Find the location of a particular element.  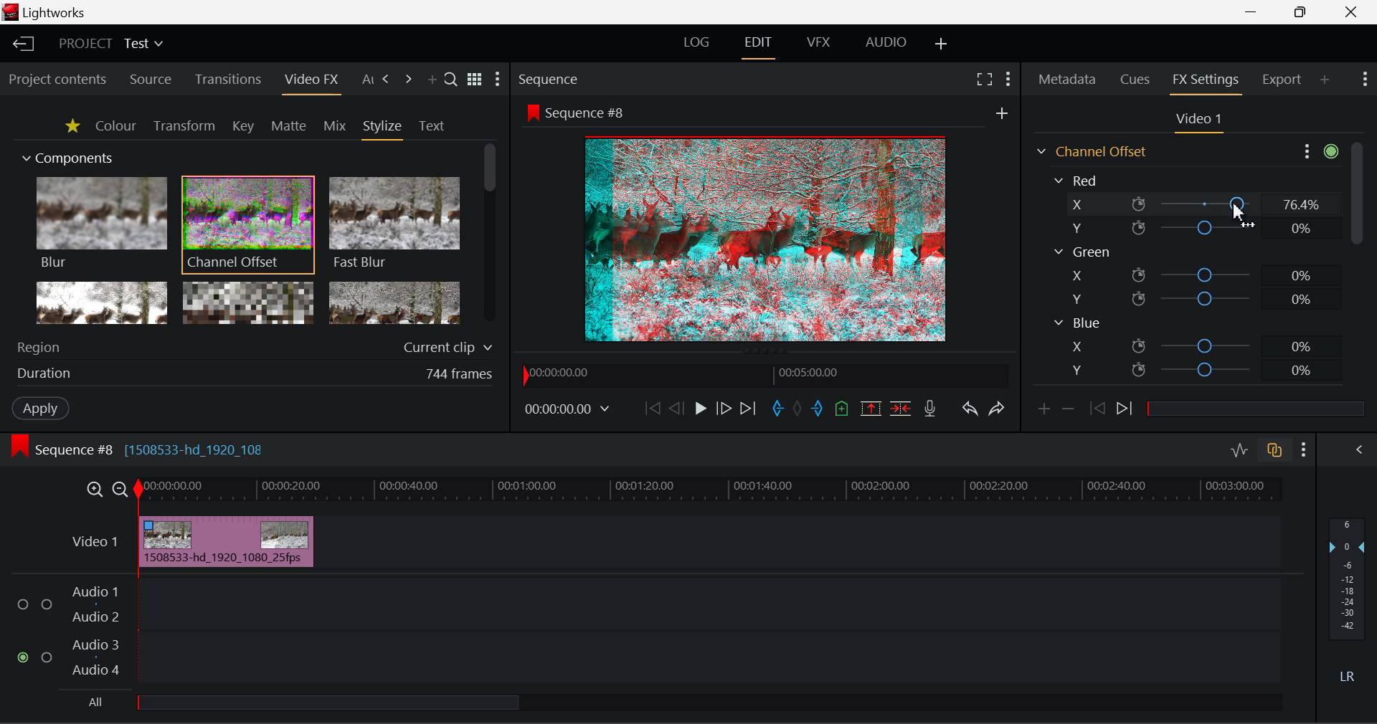

Project Title is located at coordinates (110, 42).